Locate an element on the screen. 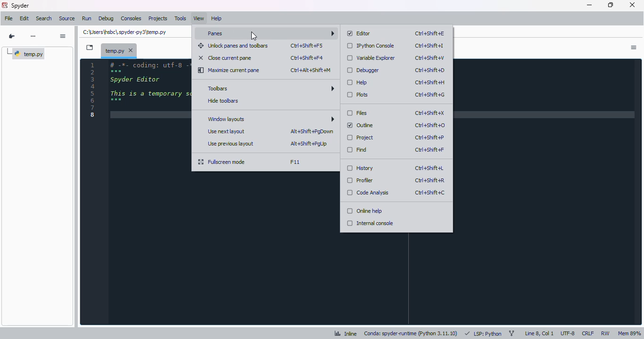  shortcut for unlock panes and toolbars is located at coordinates (307, 46).